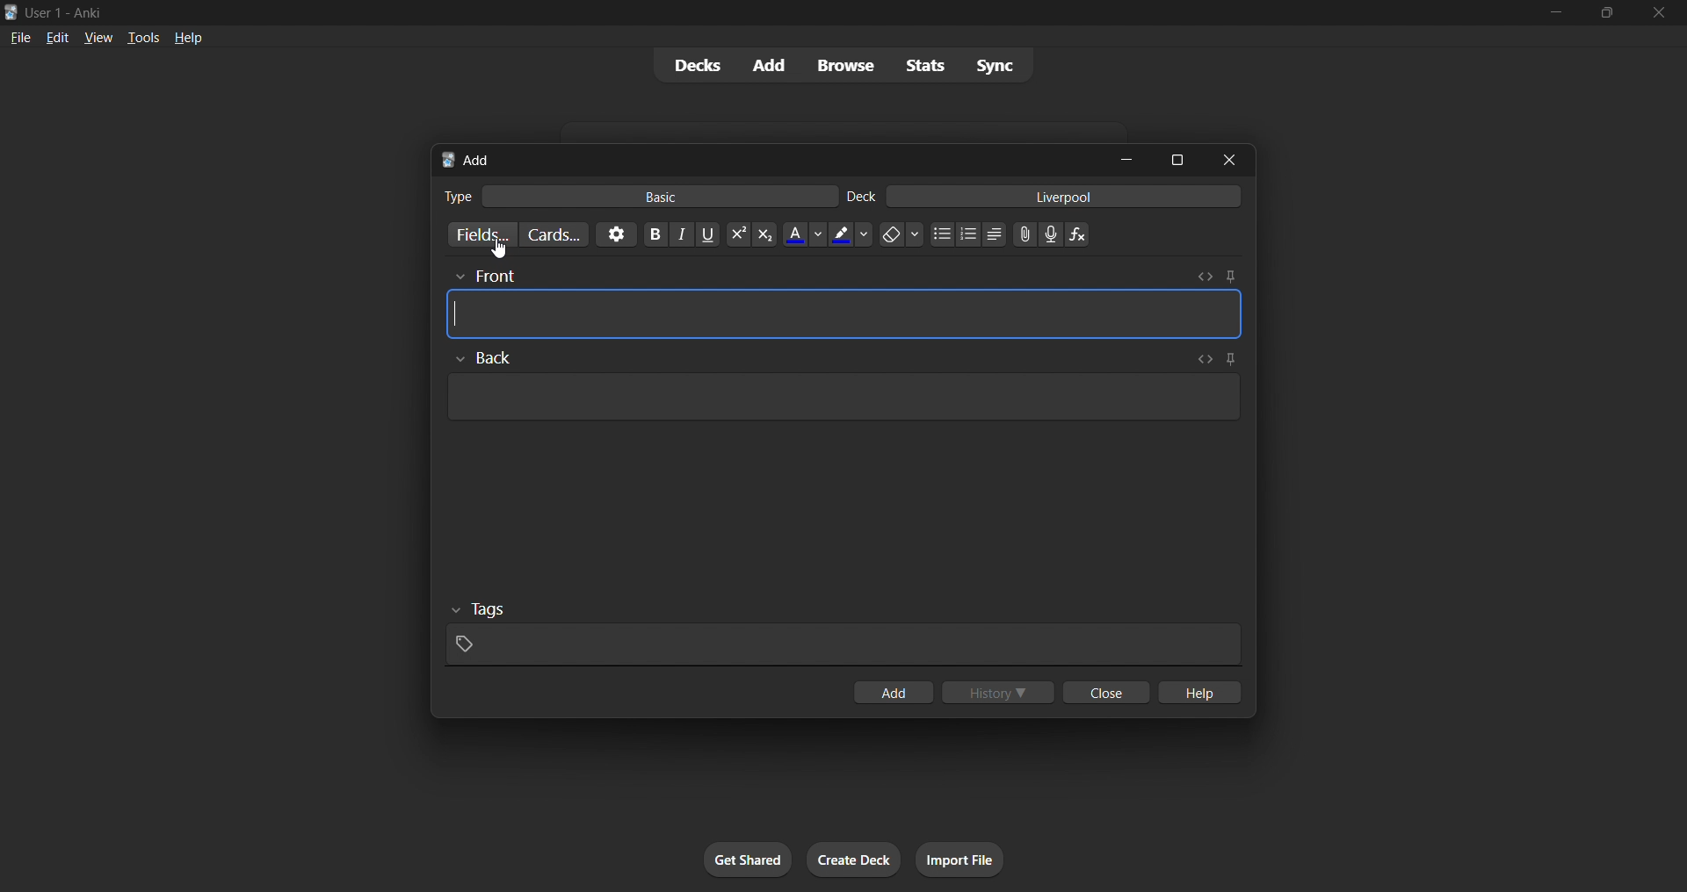 This screenshot has width=1687, height=892. Describe the element at coordinates (58, 37) in the screenshot. I see `edit` at that location.